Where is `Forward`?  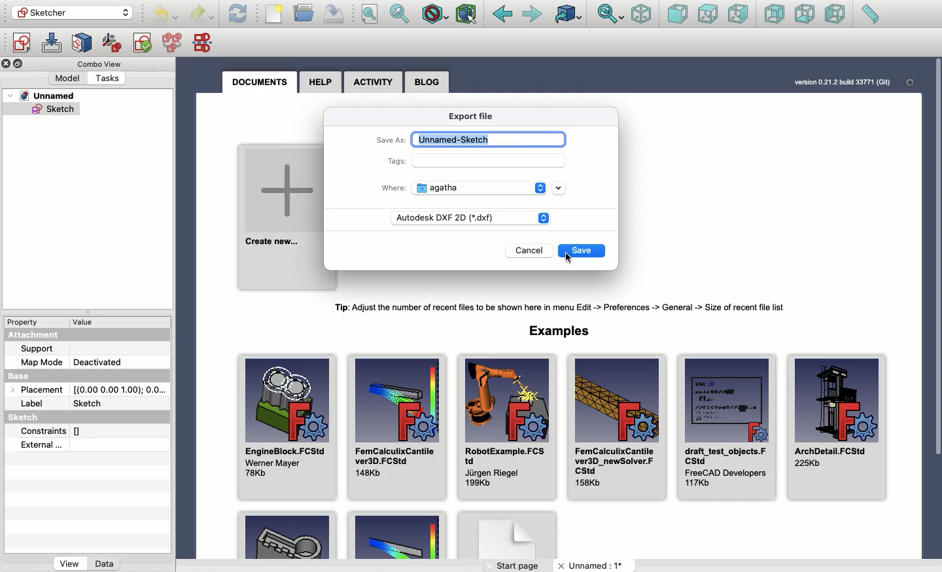 Forward is located at coordinates (534, 16).